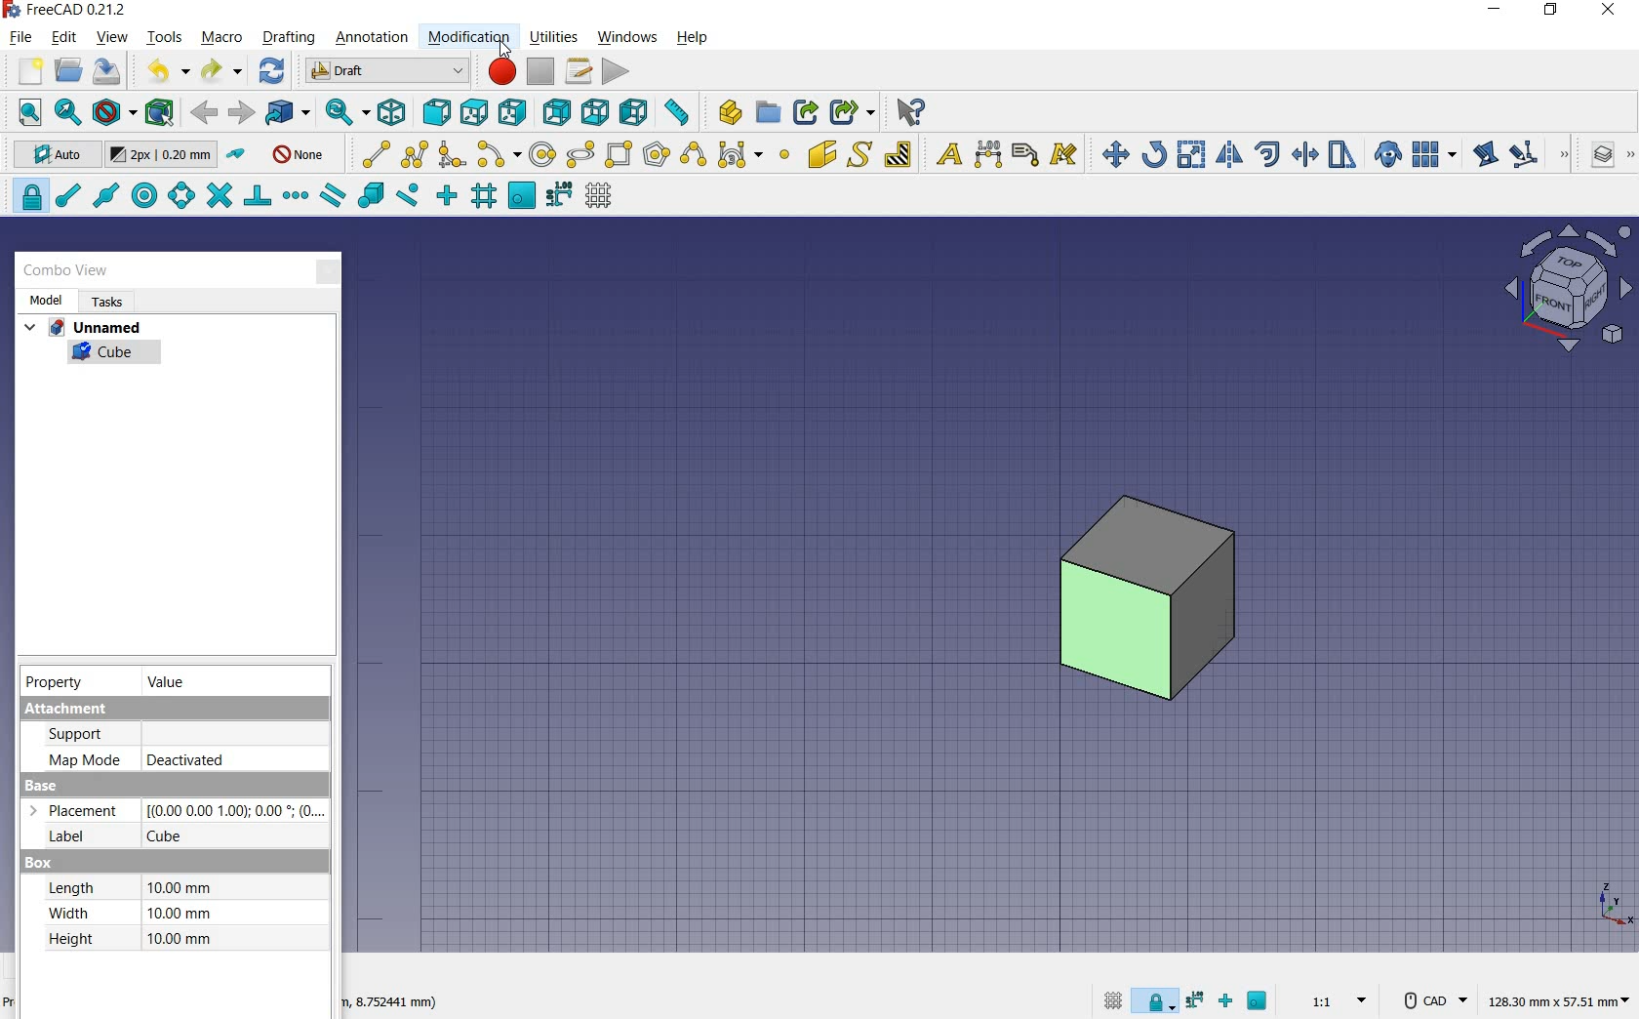  I want to click on cursor, so click(504, 54).